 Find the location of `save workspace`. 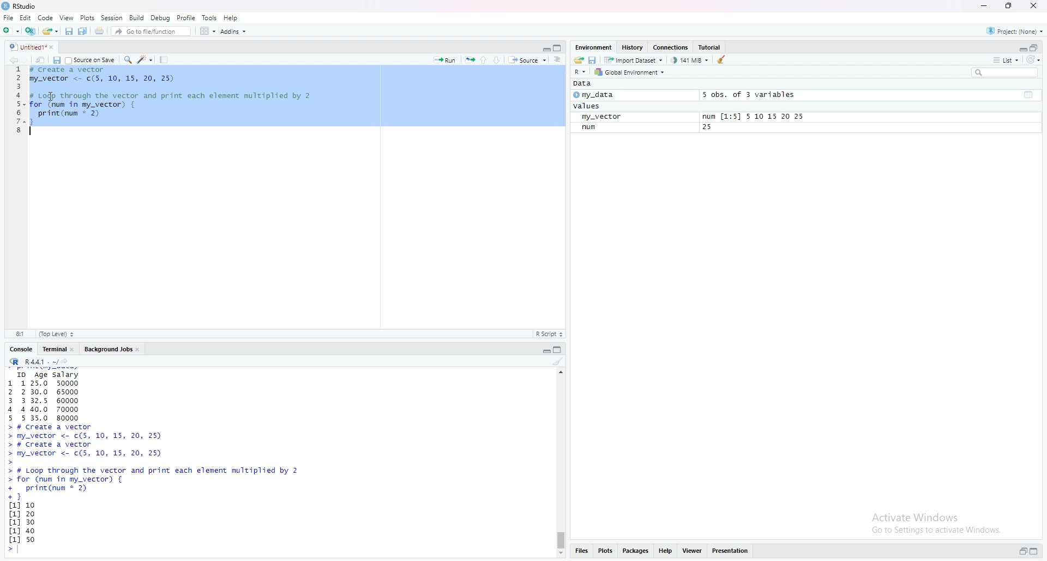

save workspace is located at coordinates (593, 60).